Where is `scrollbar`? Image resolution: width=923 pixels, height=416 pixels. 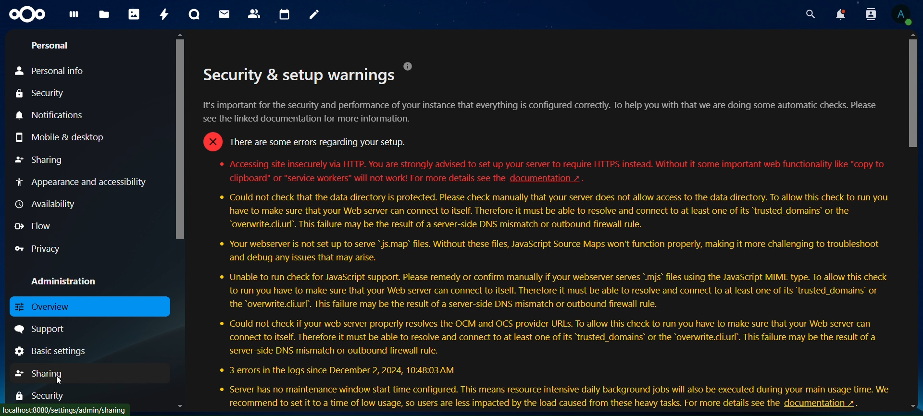 scrollbar is located at coordinates (179, 136).